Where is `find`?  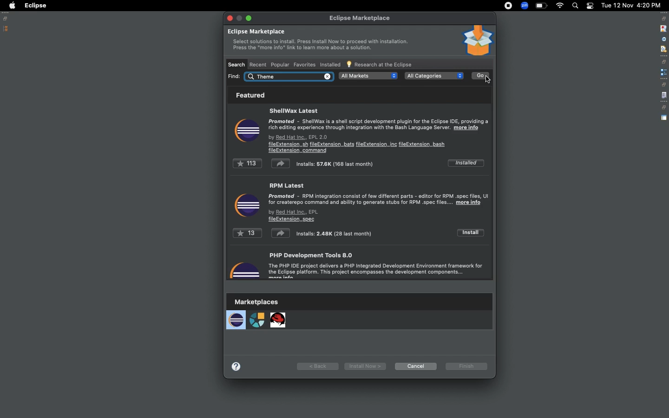
find is located at coordinates (235, 76).